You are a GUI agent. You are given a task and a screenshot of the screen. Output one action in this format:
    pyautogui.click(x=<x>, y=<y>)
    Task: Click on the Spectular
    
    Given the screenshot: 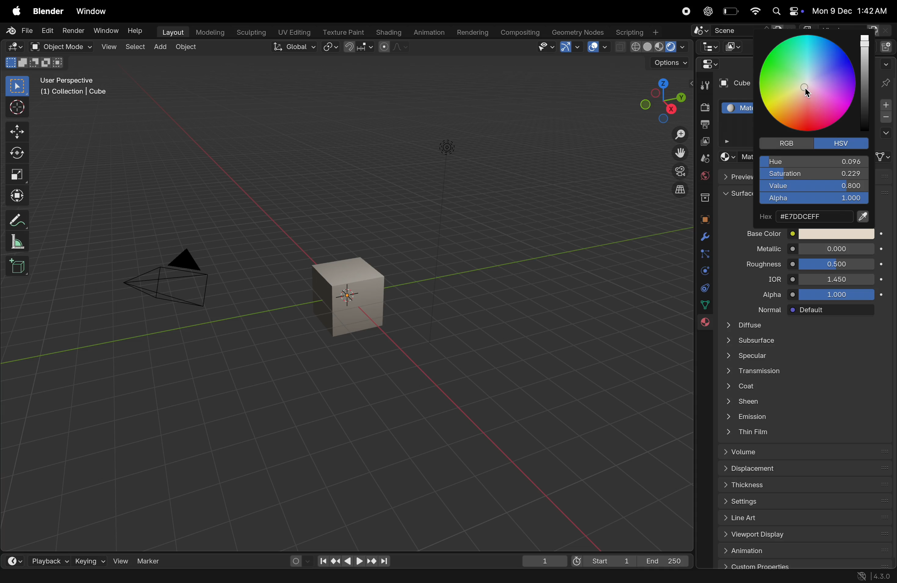 What is the action you would take?
    pyautogui.click(x=801, y=358)
    